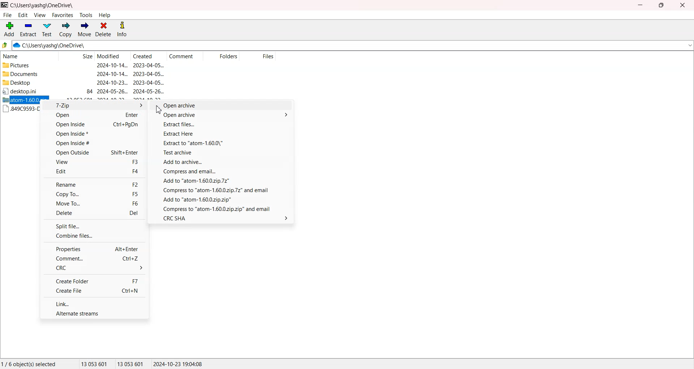 This screenshot has width=694, height=369. Describe the element at coordinates (689, 46) in the screenshot. I see `Dropdown box for path address` at that location.